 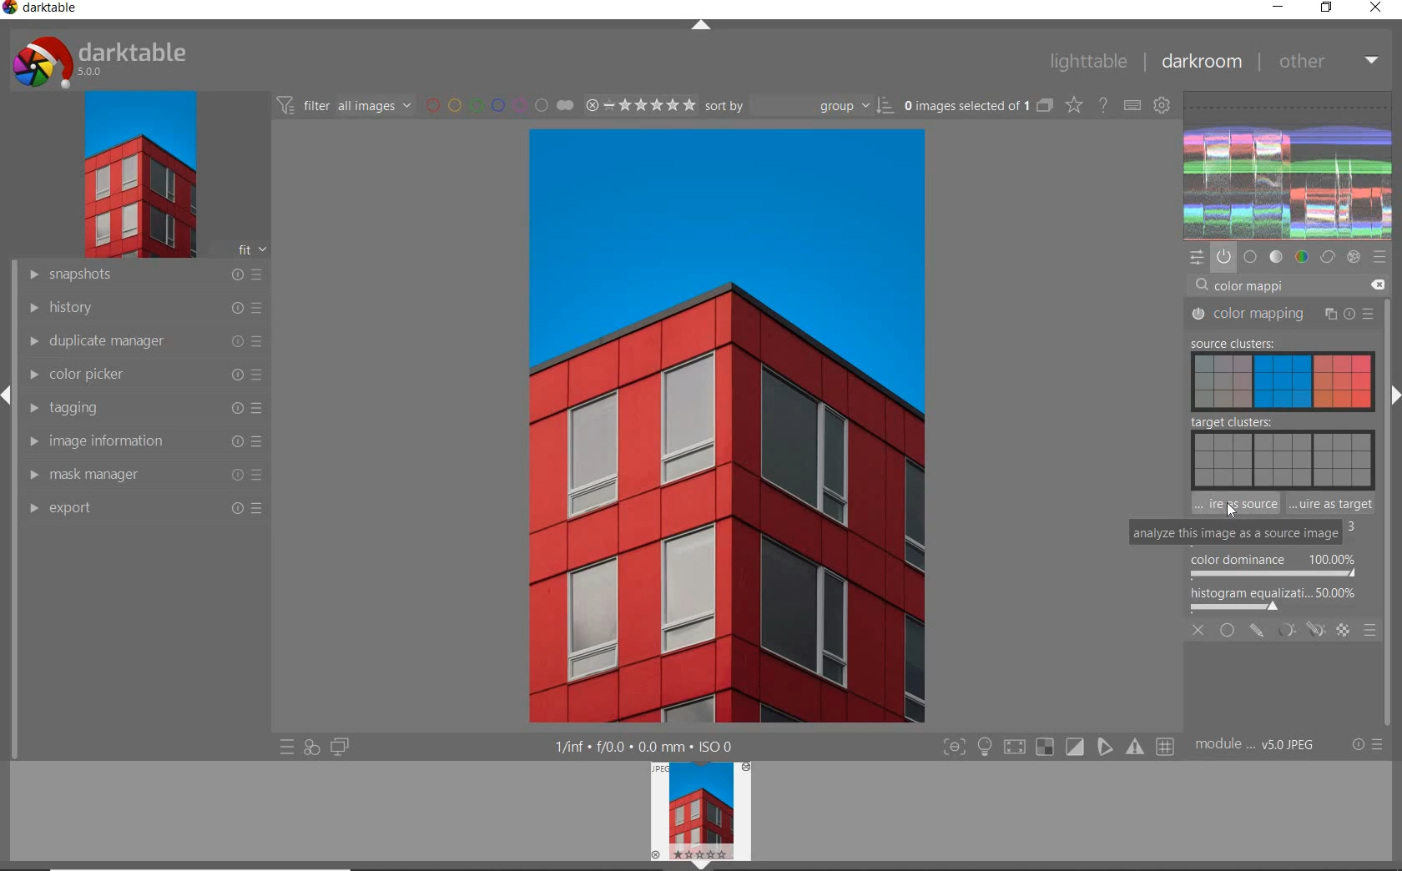 I want to click on tagging, so click(x=144, y=409).